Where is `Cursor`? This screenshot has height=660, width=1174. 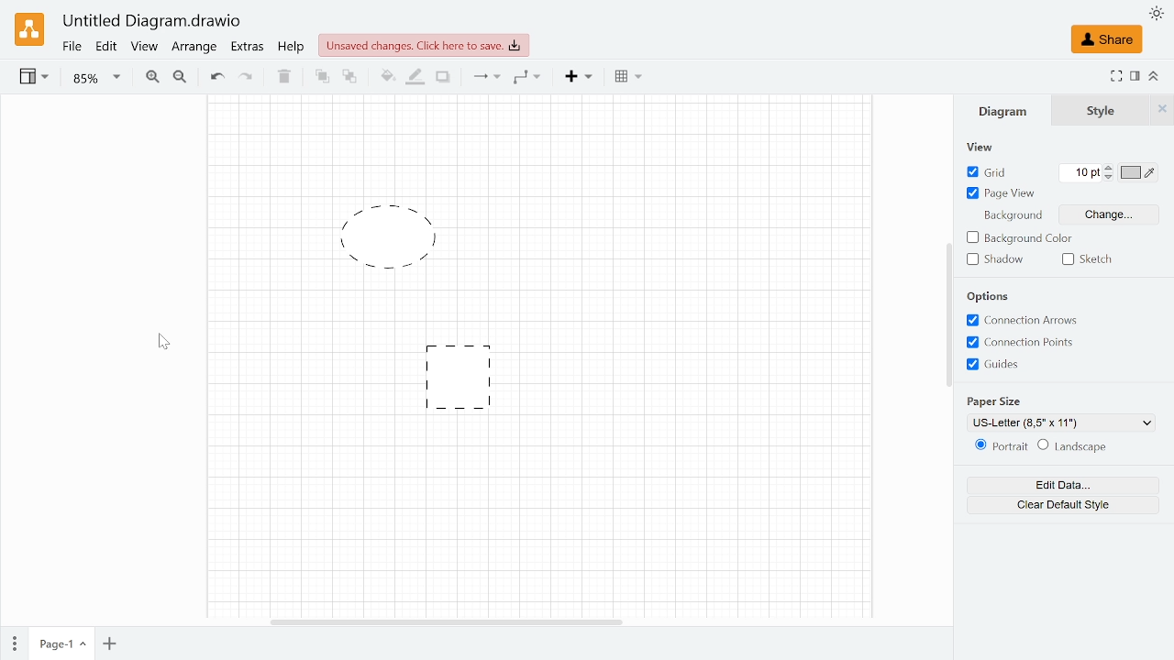
Cursor is located at coordinates (163, 342).